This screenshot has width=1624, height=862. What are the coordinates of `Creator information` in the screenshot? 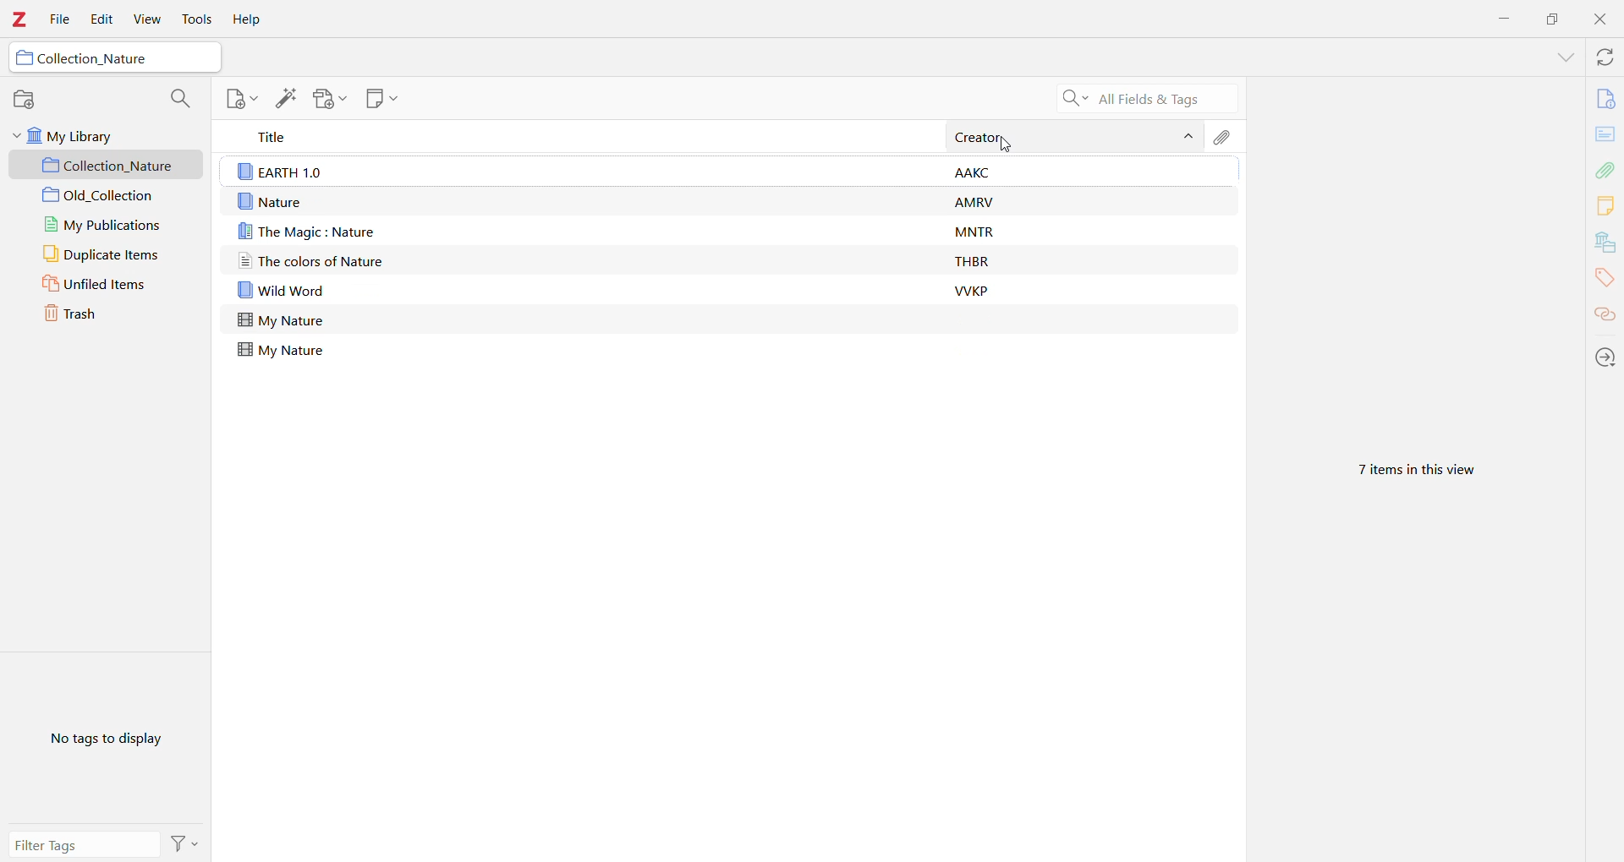 It's located at (974, 201).